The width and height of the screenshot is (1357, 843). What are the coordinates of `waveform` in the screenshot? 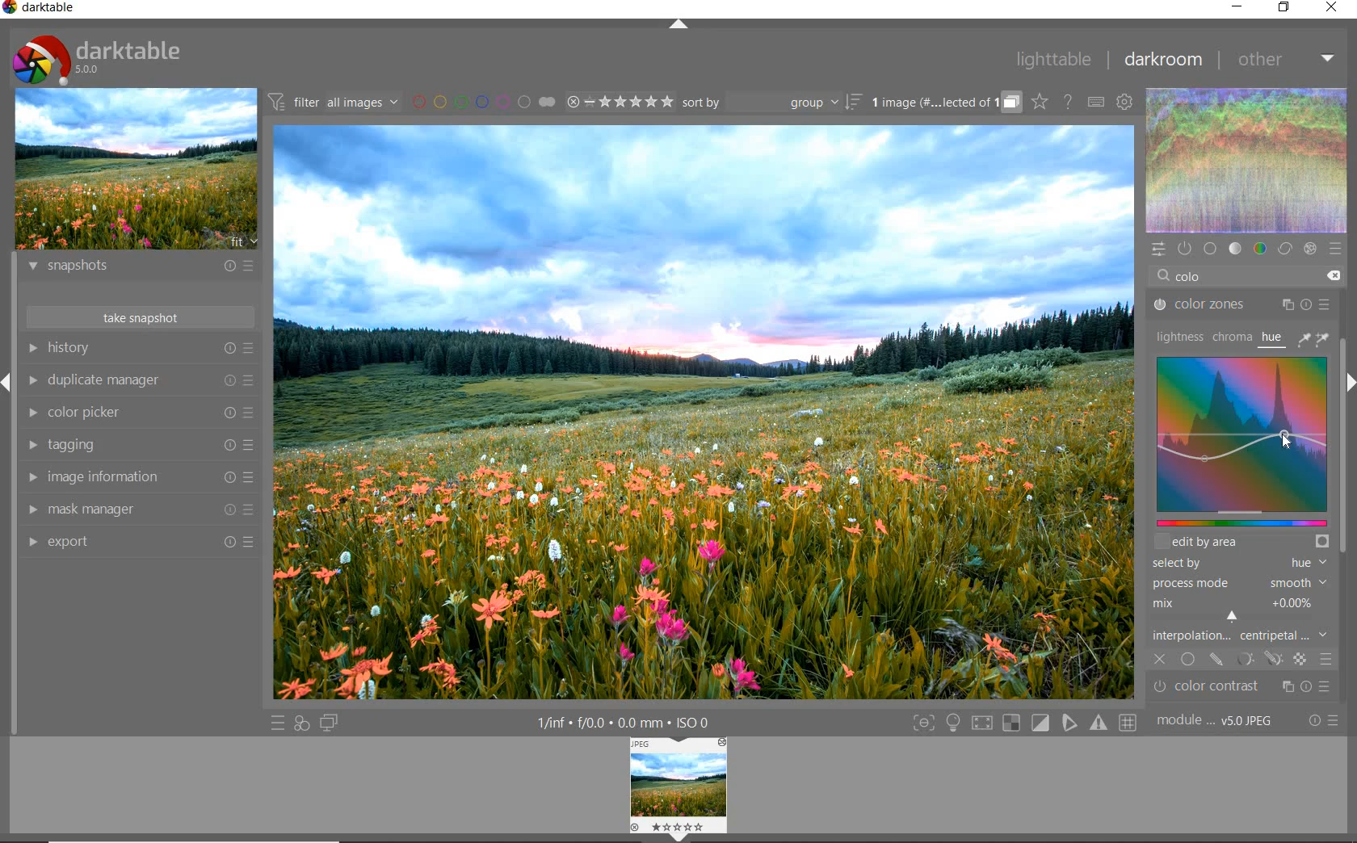 It's located at (1248, 161).